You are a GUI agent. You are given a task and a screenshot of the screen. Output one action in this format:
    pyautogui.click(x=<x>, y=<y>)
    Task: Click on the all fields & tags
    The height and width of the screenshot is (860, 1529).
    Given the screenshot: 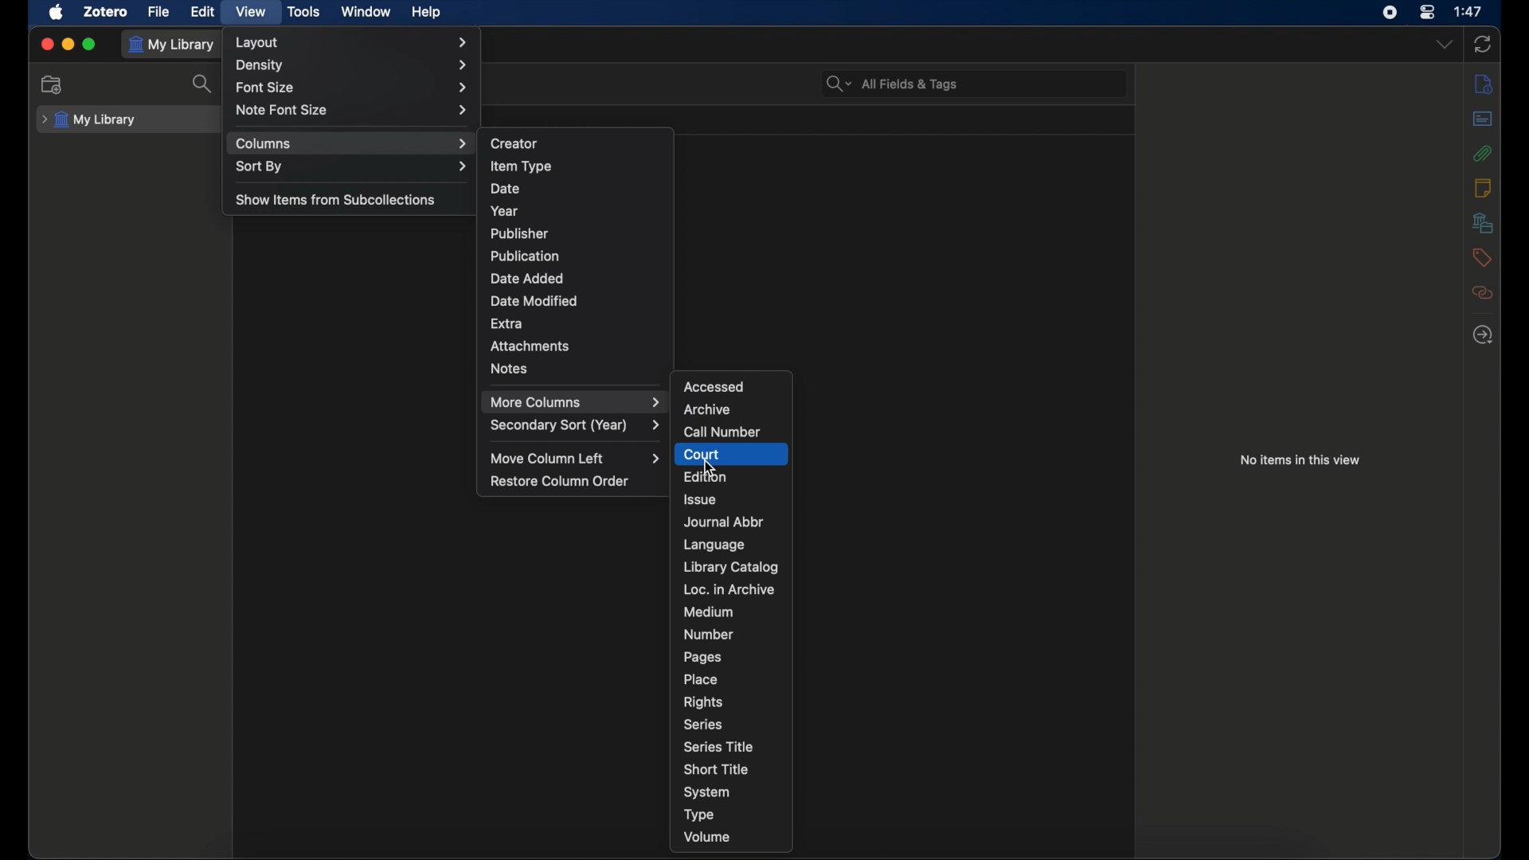 What is the action you would take?
    pyautogui.click(x=892, y=84)
    